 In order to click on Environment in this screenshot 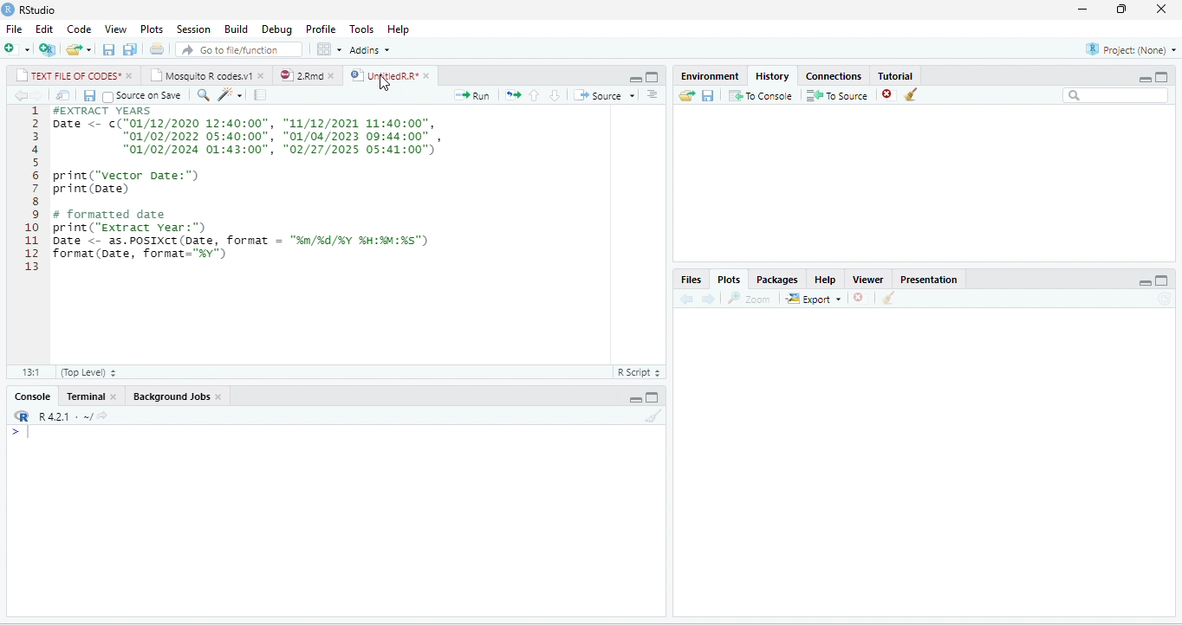, I will do `click(711, 76)`.